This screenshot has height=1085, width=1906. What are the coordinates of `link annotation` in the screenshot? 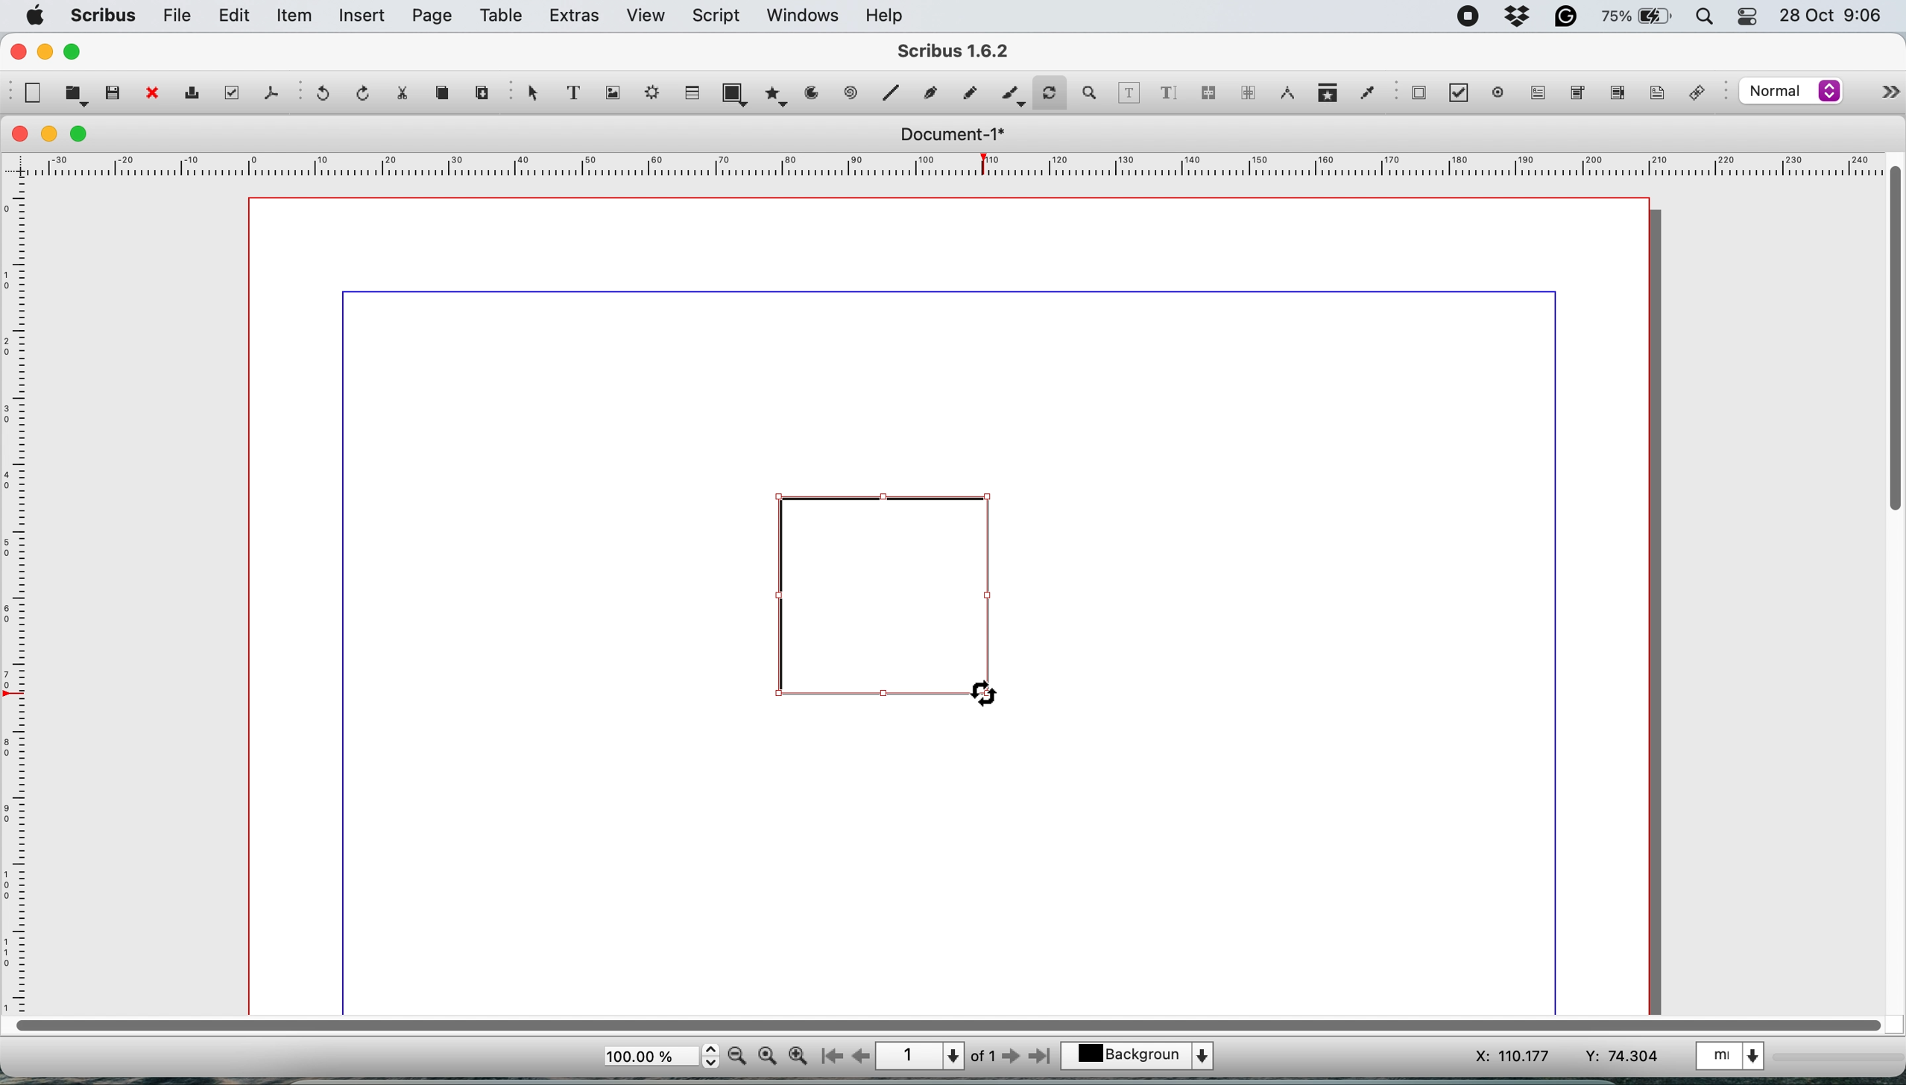 It's located at (1703, 92).